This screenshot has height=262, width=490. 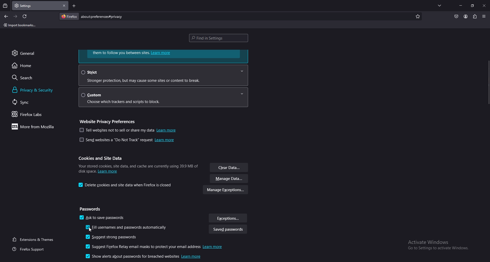 What do you see at coordinates (16, 17) in the screenshot?
I see `forward` at bounding box center [16, 17].